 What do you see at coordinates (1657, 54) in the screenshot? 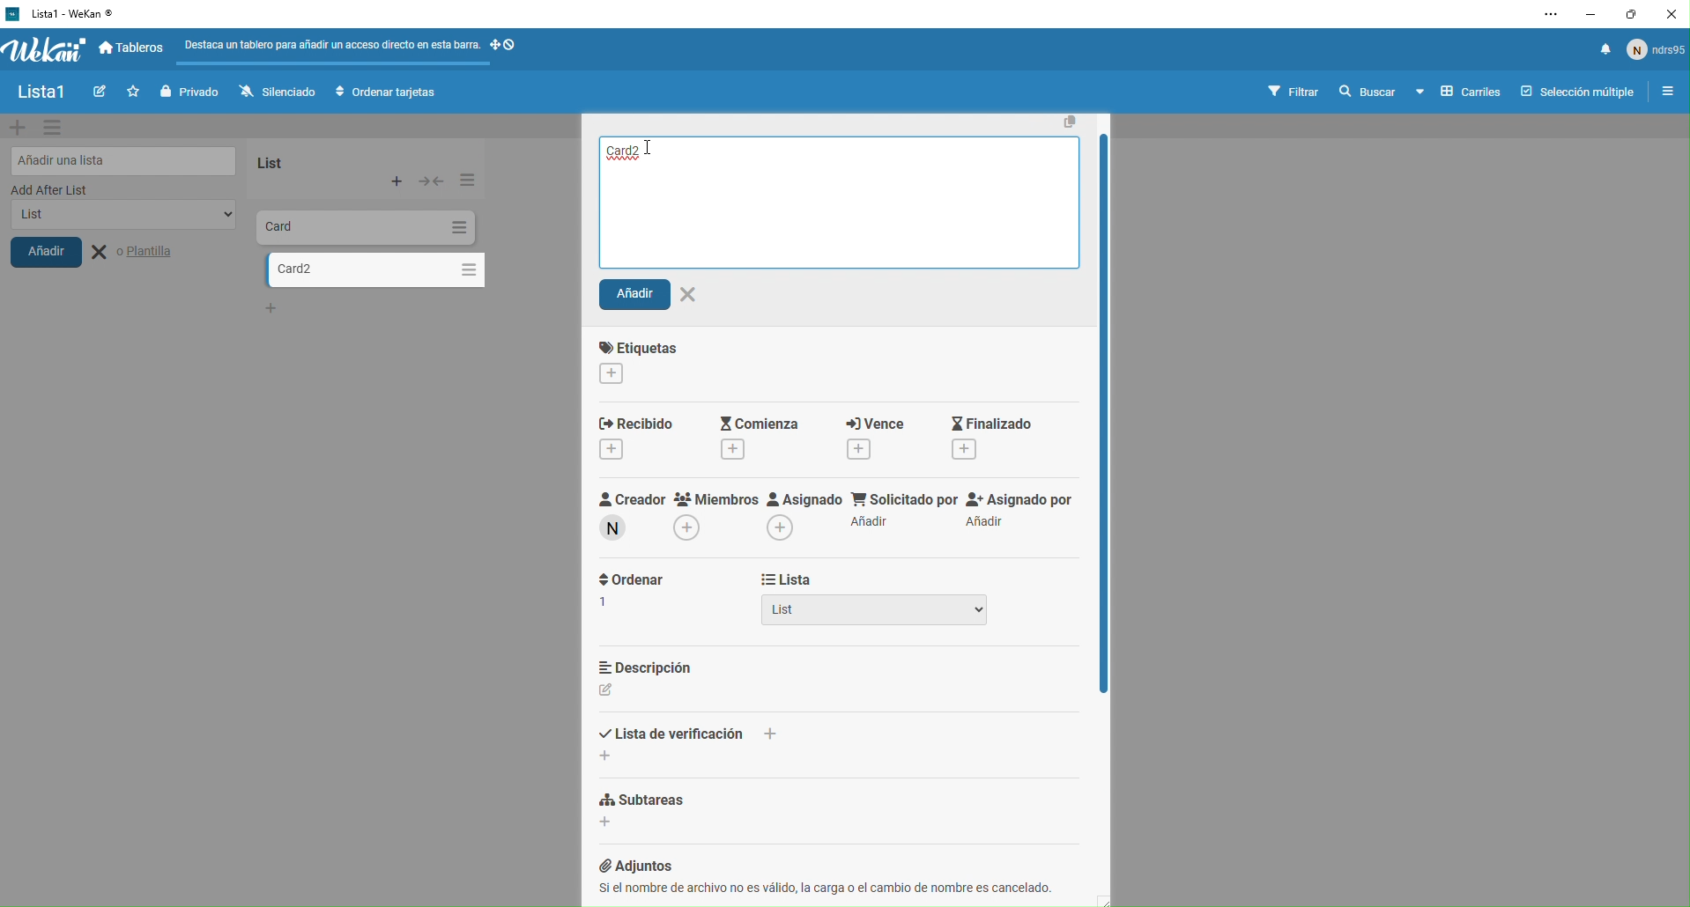
I see `usuario` at bounding box center [1657, 54].